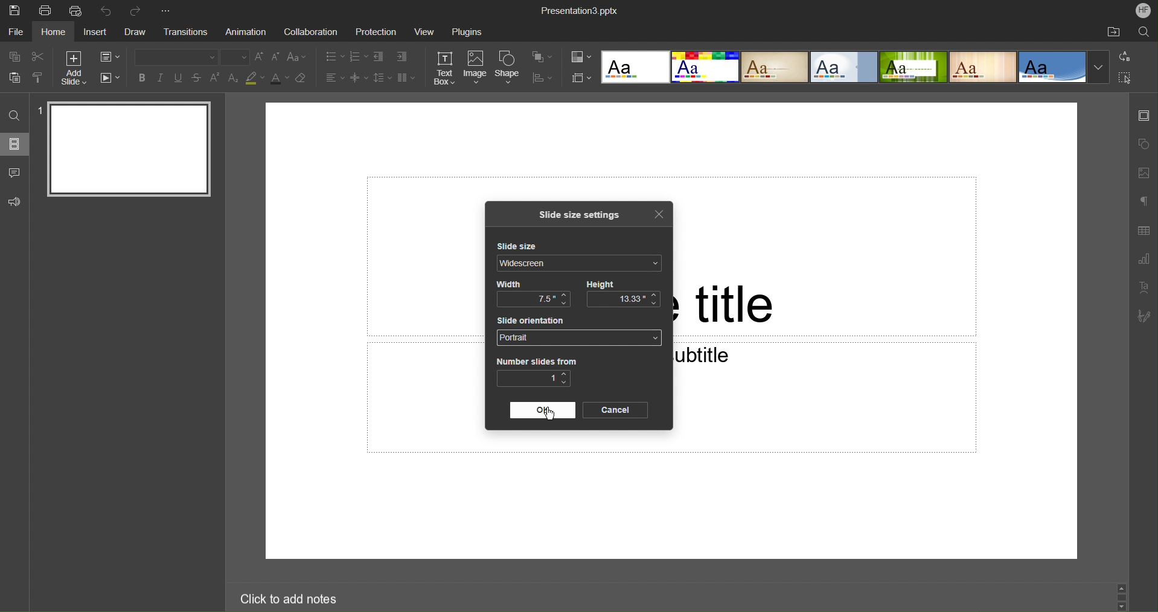  What do you see at coordinates (1143, 119) in the screenshot?
I see `Slide Settings` at bounding box center [1143, 119].